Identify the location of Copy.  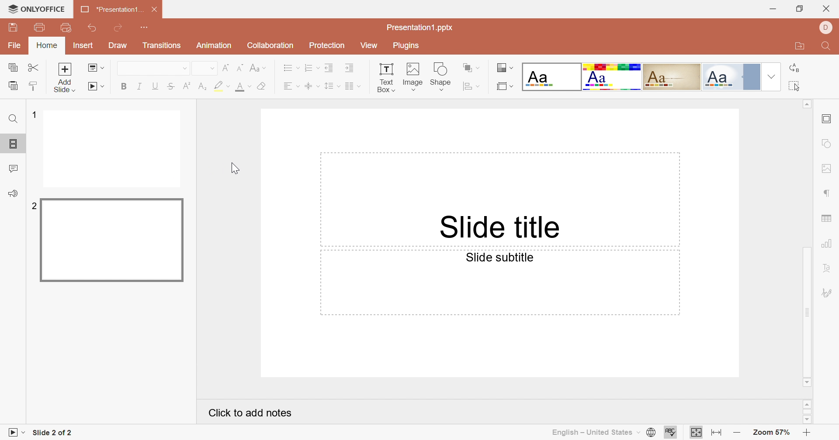
(13, 66).